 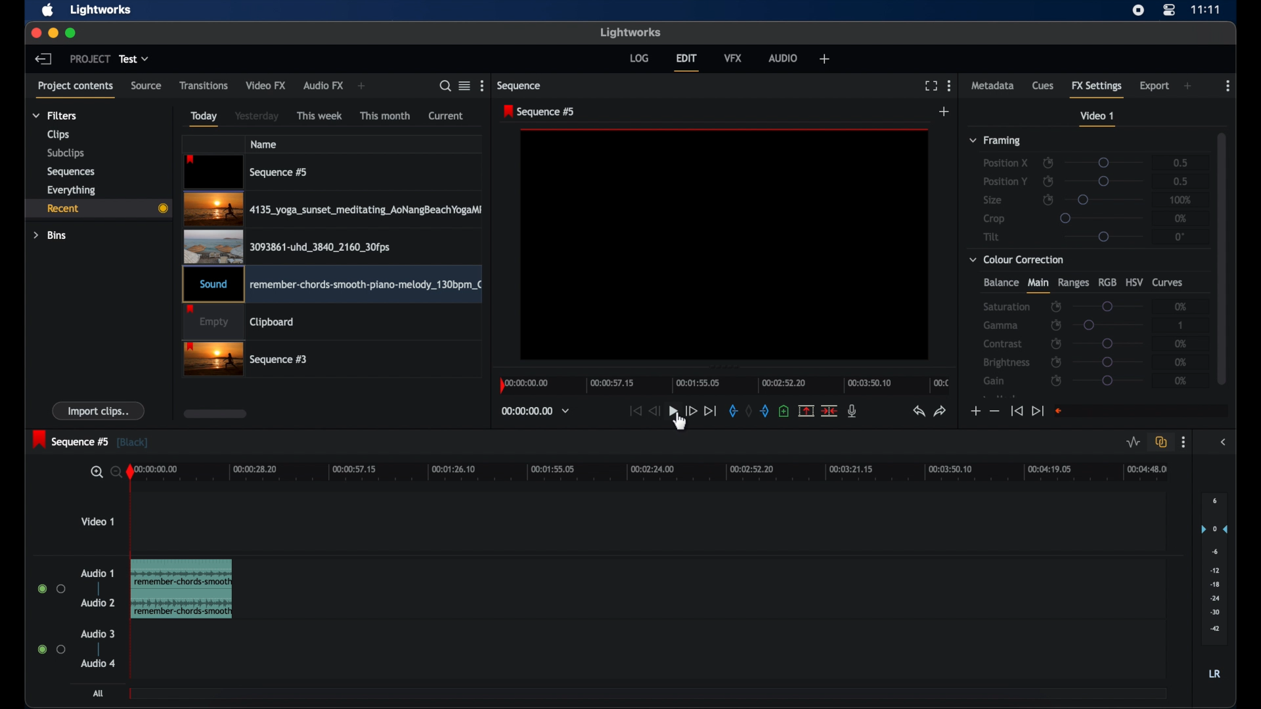 I want to click on jump to end, so click(x=1038, y=411).